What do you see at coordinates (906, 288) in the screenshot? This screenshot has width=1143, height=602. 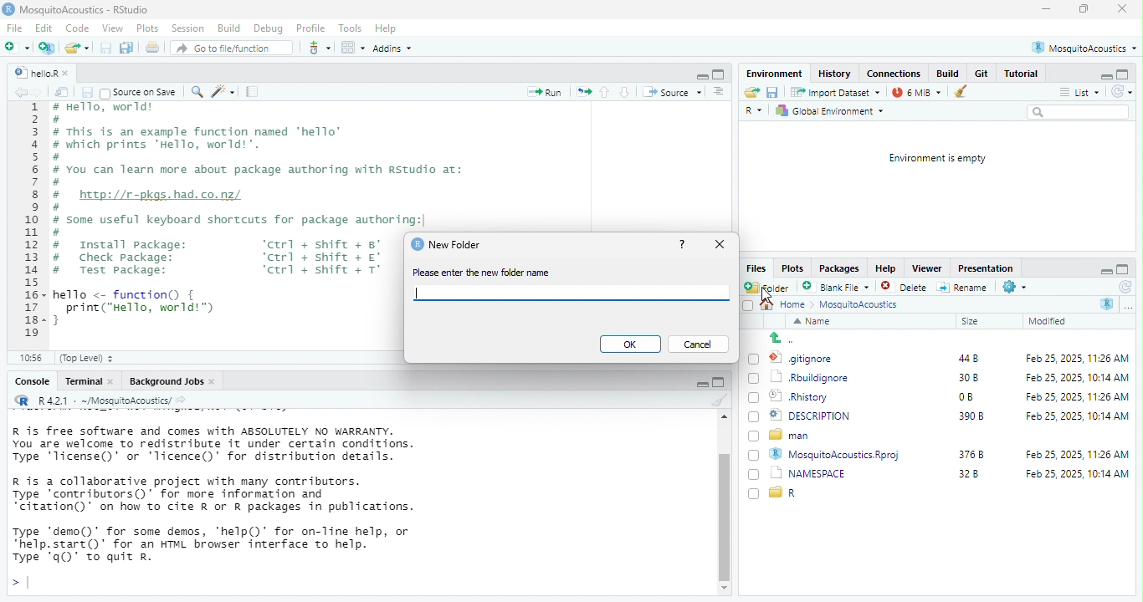 I see `delete` at bounding box center [906, 288].